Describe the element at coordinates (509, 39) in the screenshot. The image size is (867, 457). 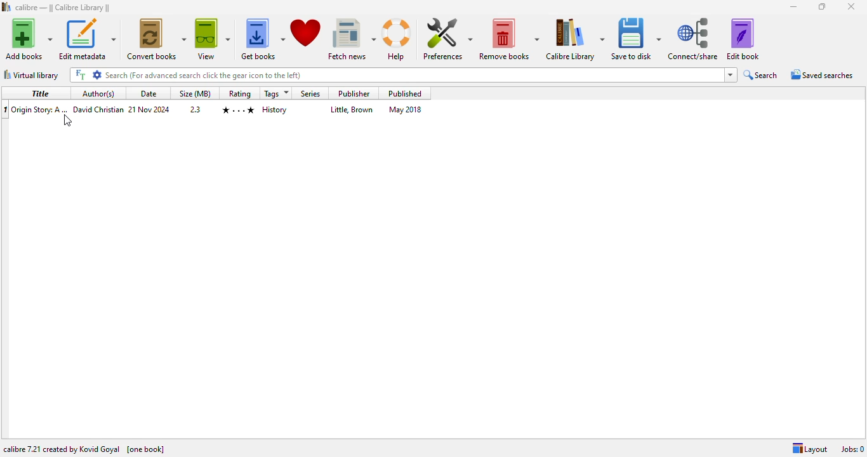
I see `remove books` at that location.